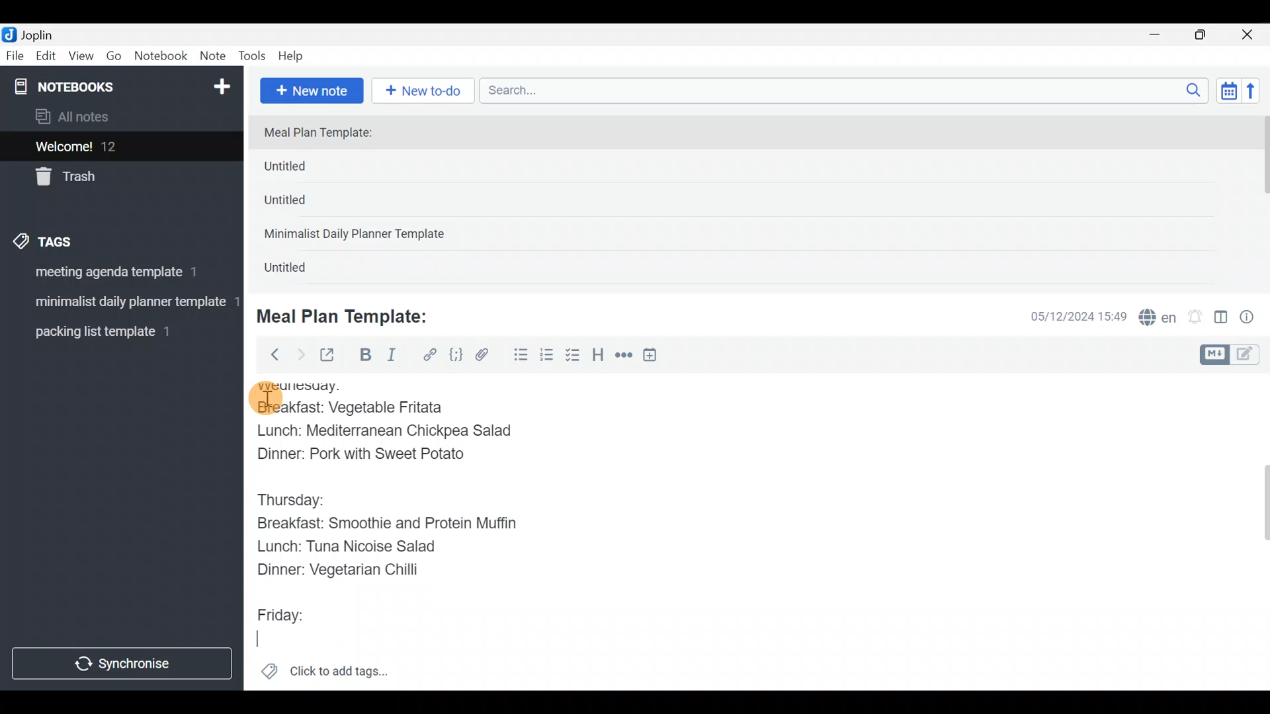 This screenshot has width=1270, height=714. Describe the element at coordinates (114, 178) in the screenshot. I see `Trash` at that location.